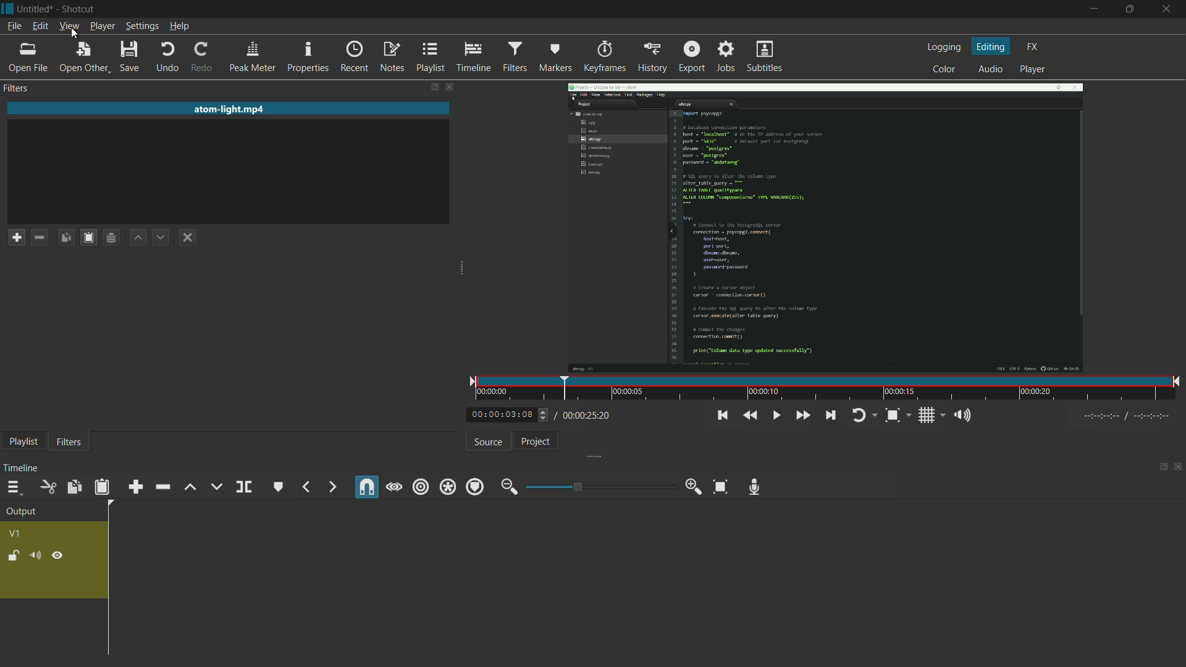 The image size is (1186, 667). Describe the element at coordinates (243, 487) in the screenshot. I see `split at playhead` at that location.